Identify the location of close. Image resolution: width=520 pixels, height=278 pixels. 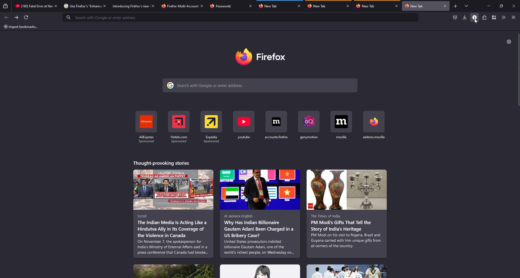
(202, 6).